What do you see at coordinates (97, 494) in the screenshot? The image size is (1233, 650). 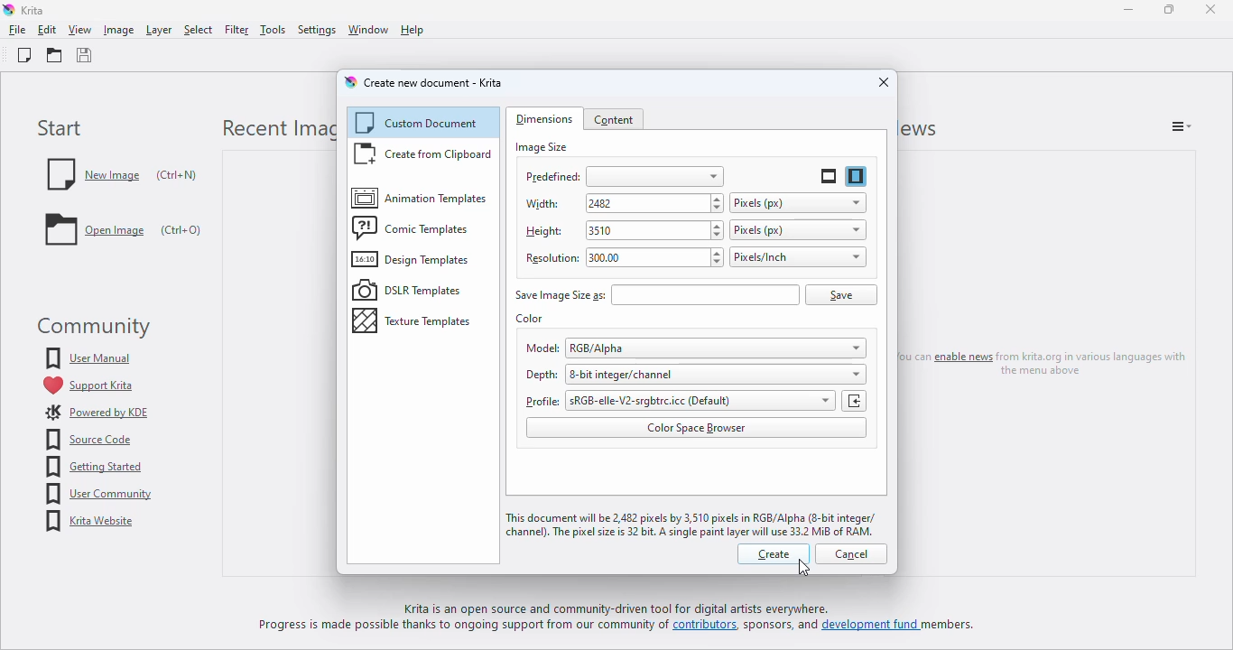 I see `user community` at bounding box center [97, 494].